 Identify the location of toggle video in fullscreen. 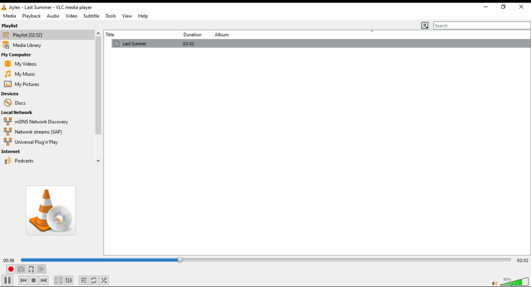
(59, 280).